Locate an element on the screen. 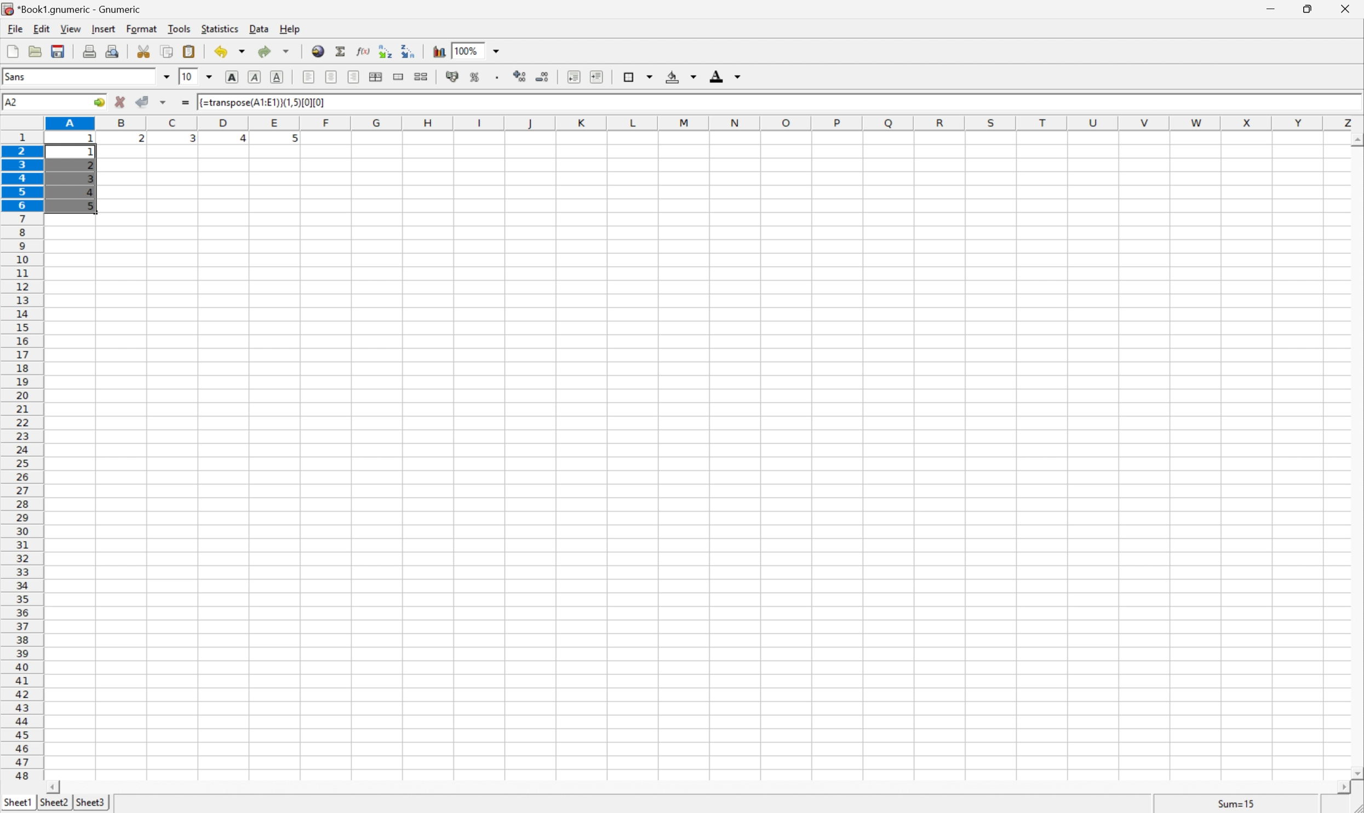 Image resolution: width=1364 pixels, height=813 pixels. insert is located at coordinates (104, 28).